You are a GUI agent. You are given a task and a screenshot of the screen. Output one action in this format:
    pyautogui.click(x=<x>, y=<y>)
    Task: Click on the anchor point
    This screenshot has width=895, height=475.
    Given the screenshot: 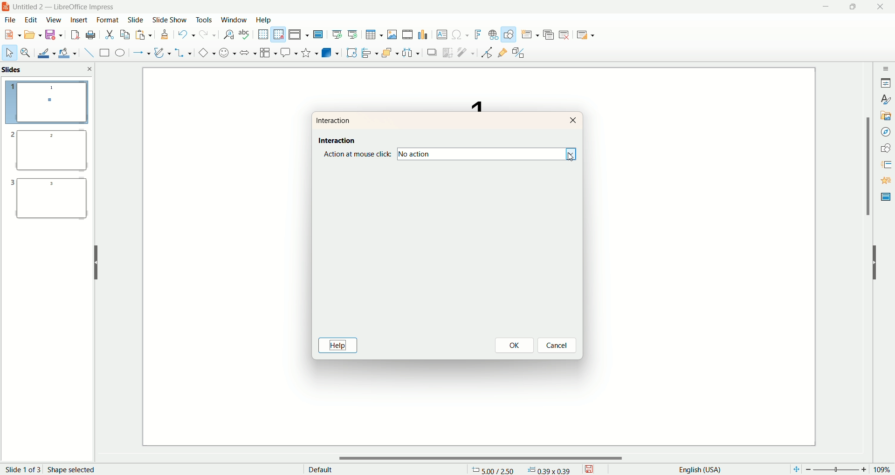 What is the action you would take?
    pyautogui.click(x=553, y=469)
    